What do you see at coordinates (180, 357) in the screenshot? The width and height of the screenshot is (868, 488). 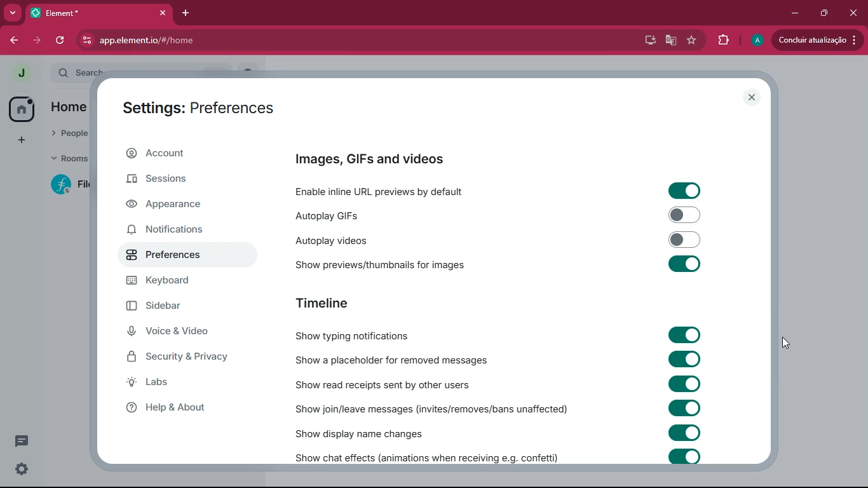 I see `security & privacy` at bounding box center [180, 357].